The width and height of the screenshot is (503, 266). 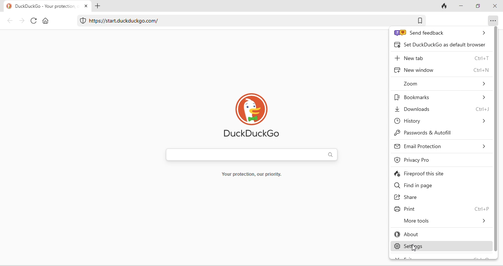 What do you see at coordinates (423, 233) in the screenshot?
I see `about` at bounding box center [423, 233].